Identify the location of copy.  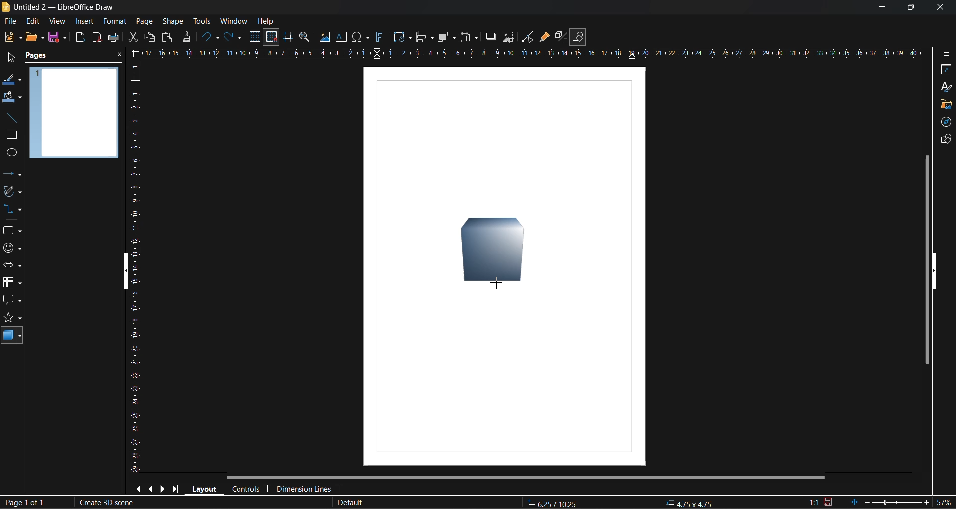
(149, 37).